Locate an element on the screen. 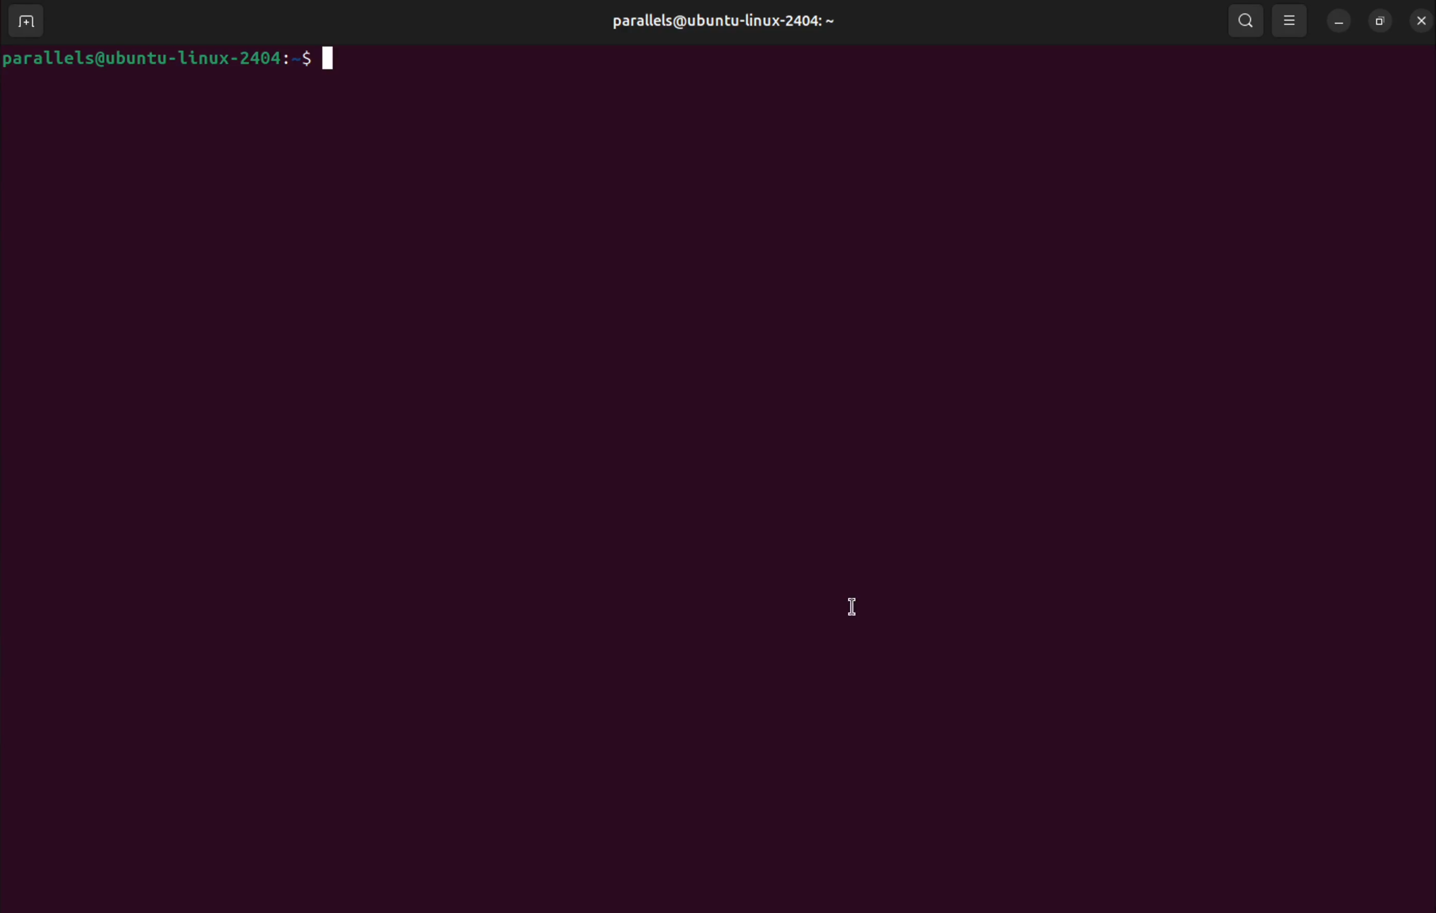 The image size is (1436, 913). parallels@ubuntu-linux-2404:~ is located at coordinates (733, 21).